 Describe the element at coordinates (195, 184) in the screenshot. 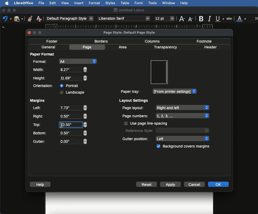

I see `Cancel` at that location.